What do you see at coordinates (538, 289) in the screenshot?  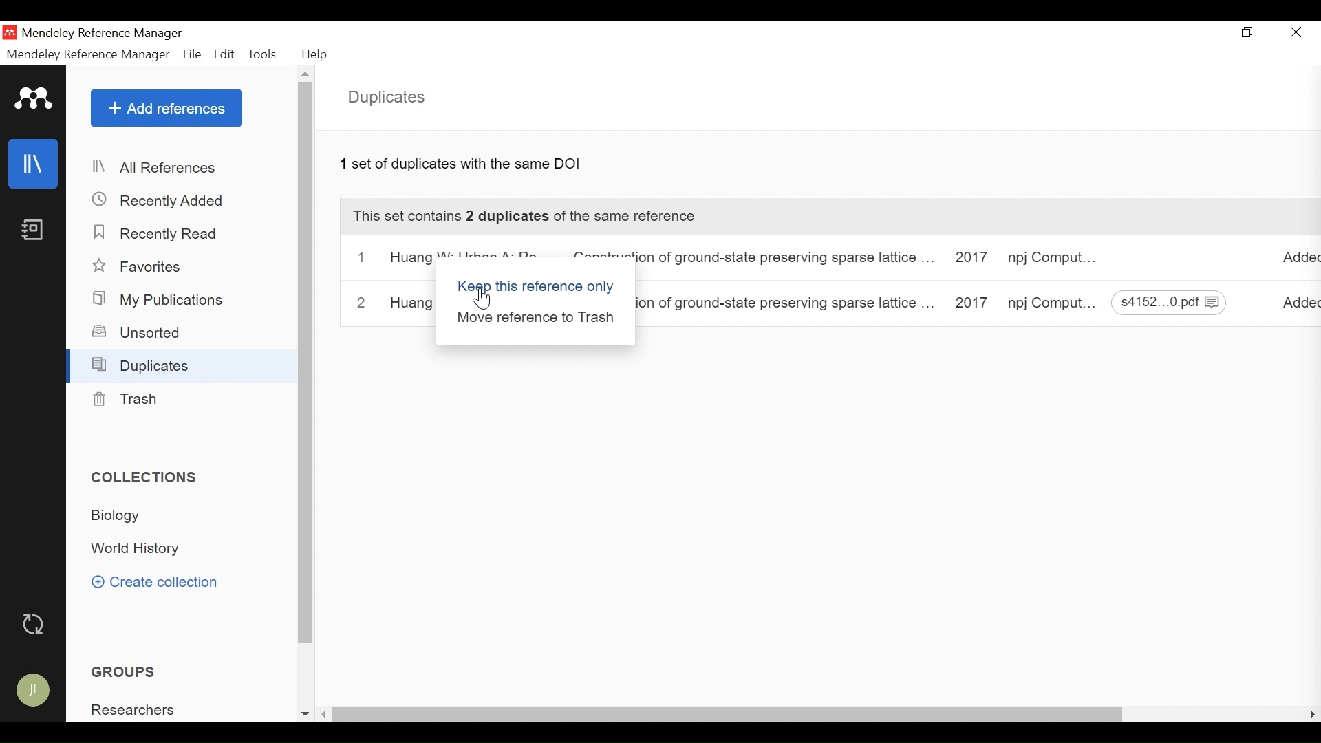 I see `keep this reference only` at bounding box center [538, 289].